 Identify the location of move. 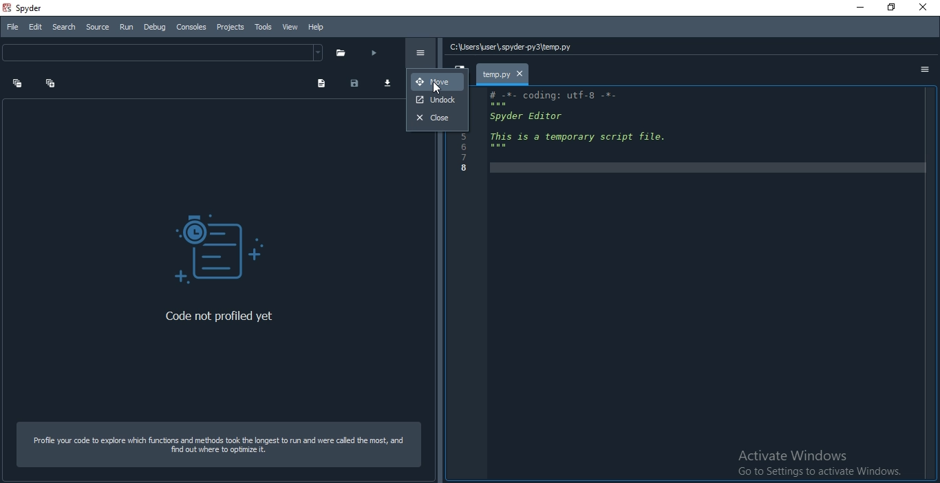
(437, 81).